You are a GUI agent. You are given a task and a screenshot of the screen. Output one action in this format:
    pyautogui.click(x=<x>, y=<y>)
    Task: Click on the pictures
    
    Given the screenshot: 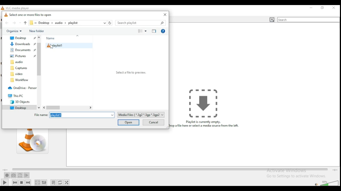 What is the action you would take?
    pyautogui.click(x=22, y=56)
    